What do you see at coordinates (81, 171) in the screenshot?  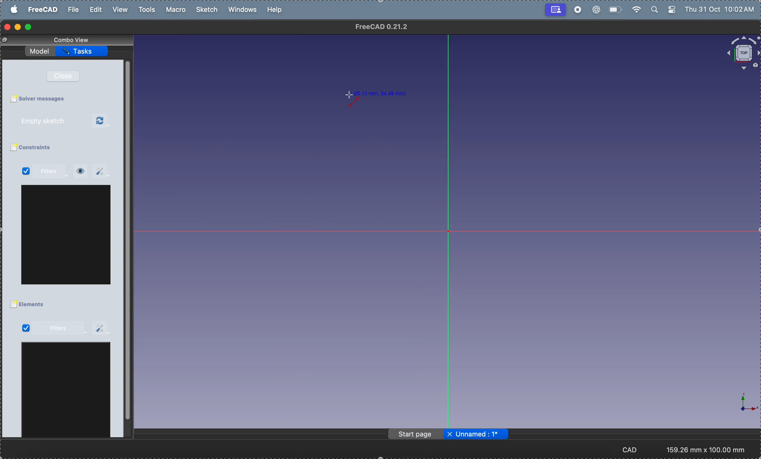 I see `view` at bounding box center [81, 171].